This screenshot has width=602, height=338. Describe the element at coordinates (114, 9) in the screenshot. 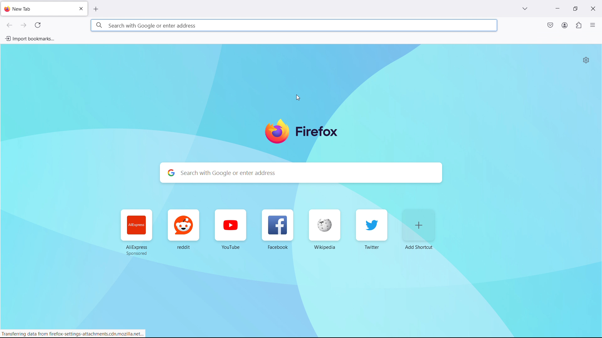

I see `open new tab` at that location.